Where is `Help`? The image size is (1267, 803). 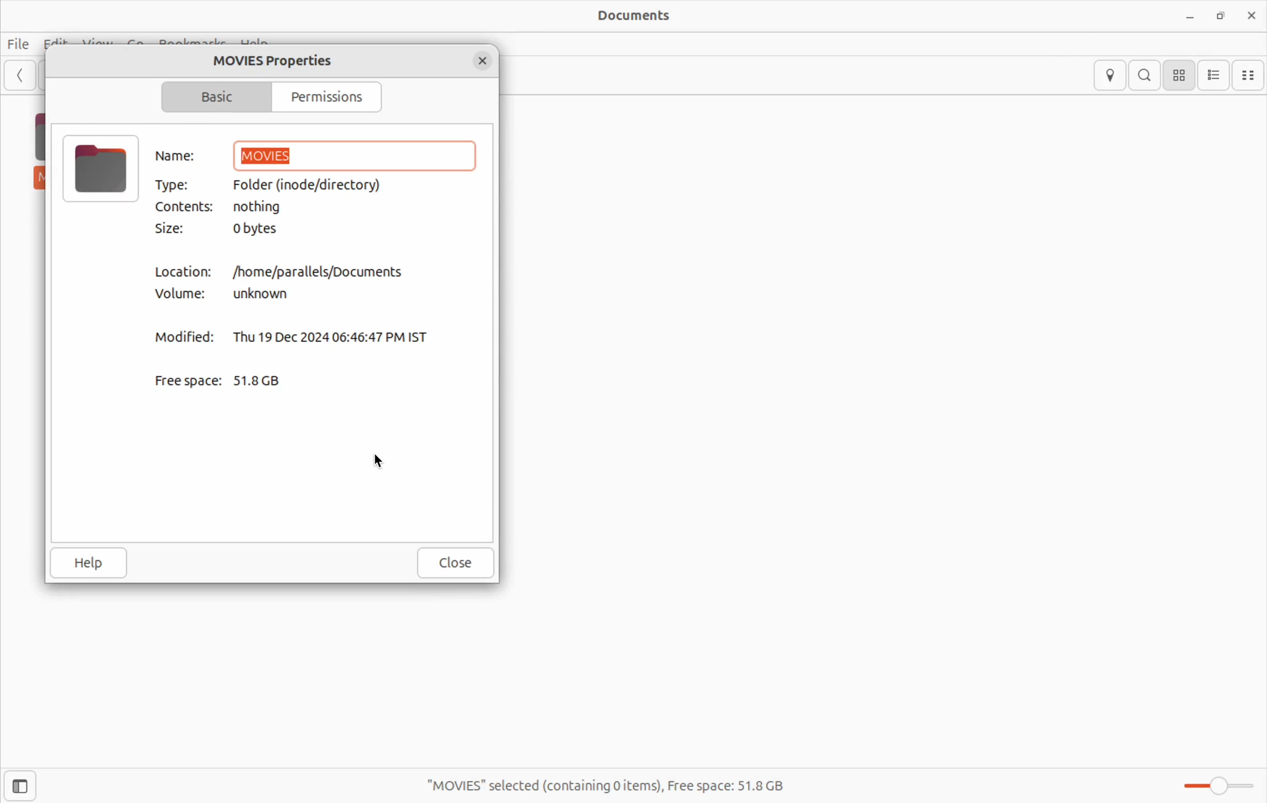 Help is located at coordinates (88, 562).